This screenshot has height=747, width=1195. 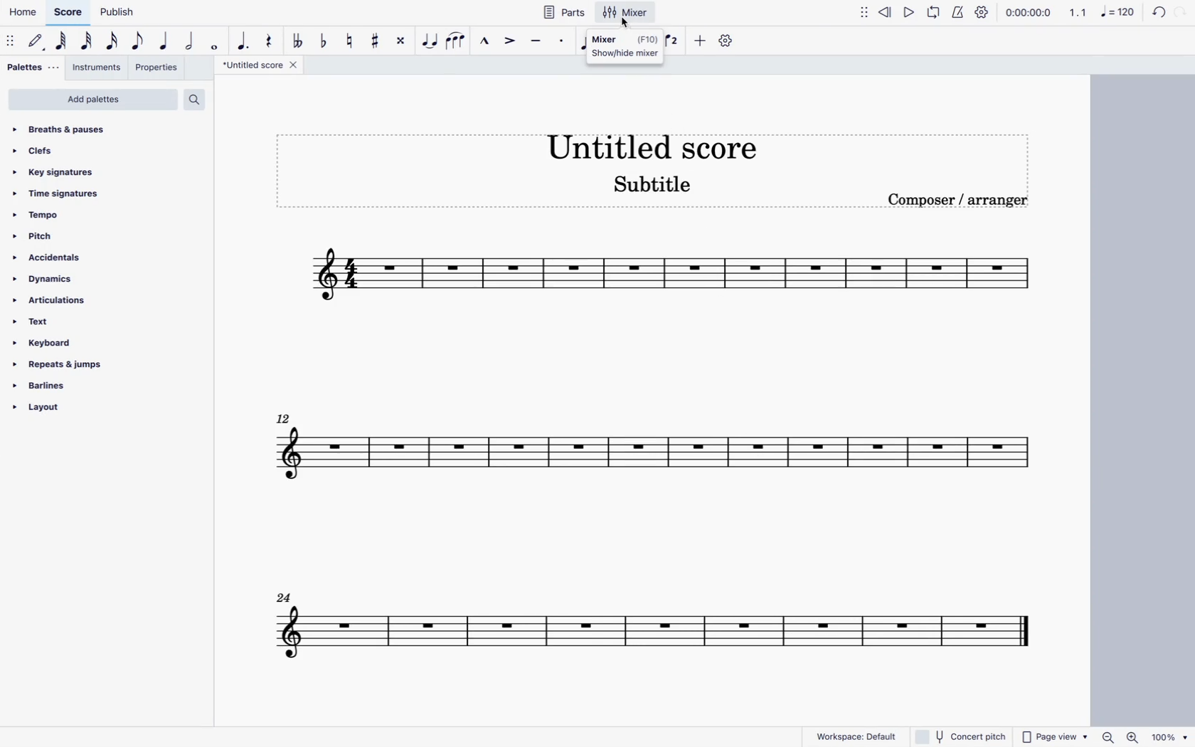 What do you see at coordinates (653, 188) in the screenshot?
I see `score subtitle` at bounding box center [653, 188].